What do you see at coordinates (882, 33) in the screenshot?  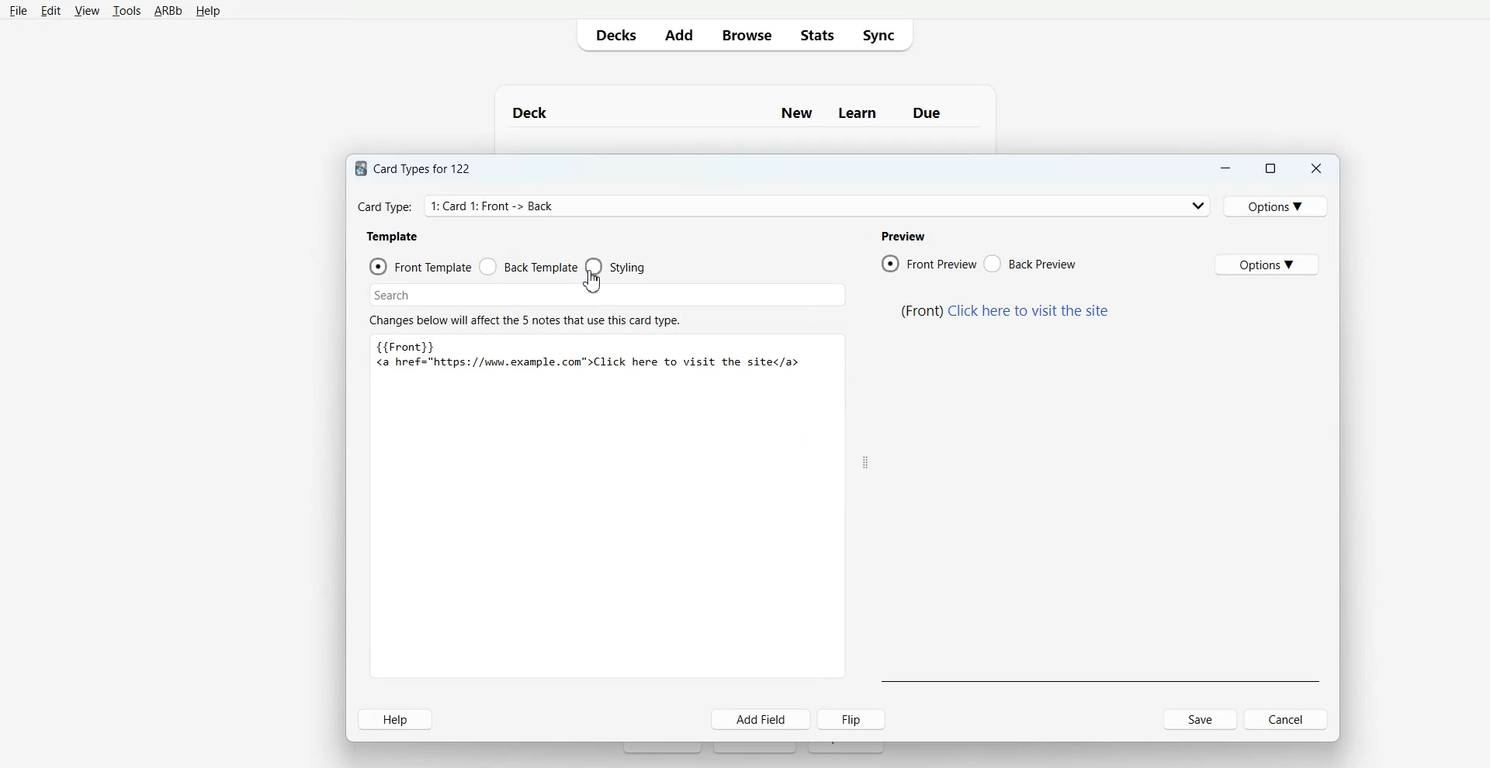 I see `Sync` at bounding box center [882, 33].